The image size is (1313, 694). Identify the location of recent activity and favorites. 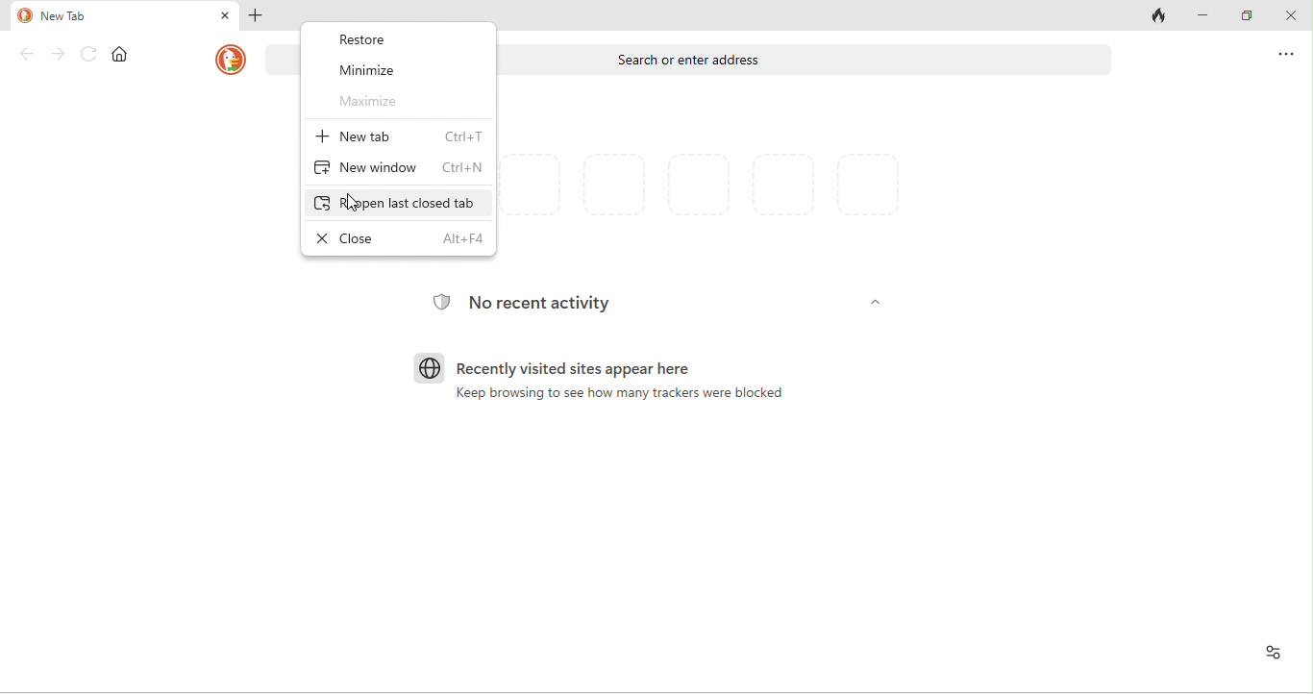
(1271, 653).